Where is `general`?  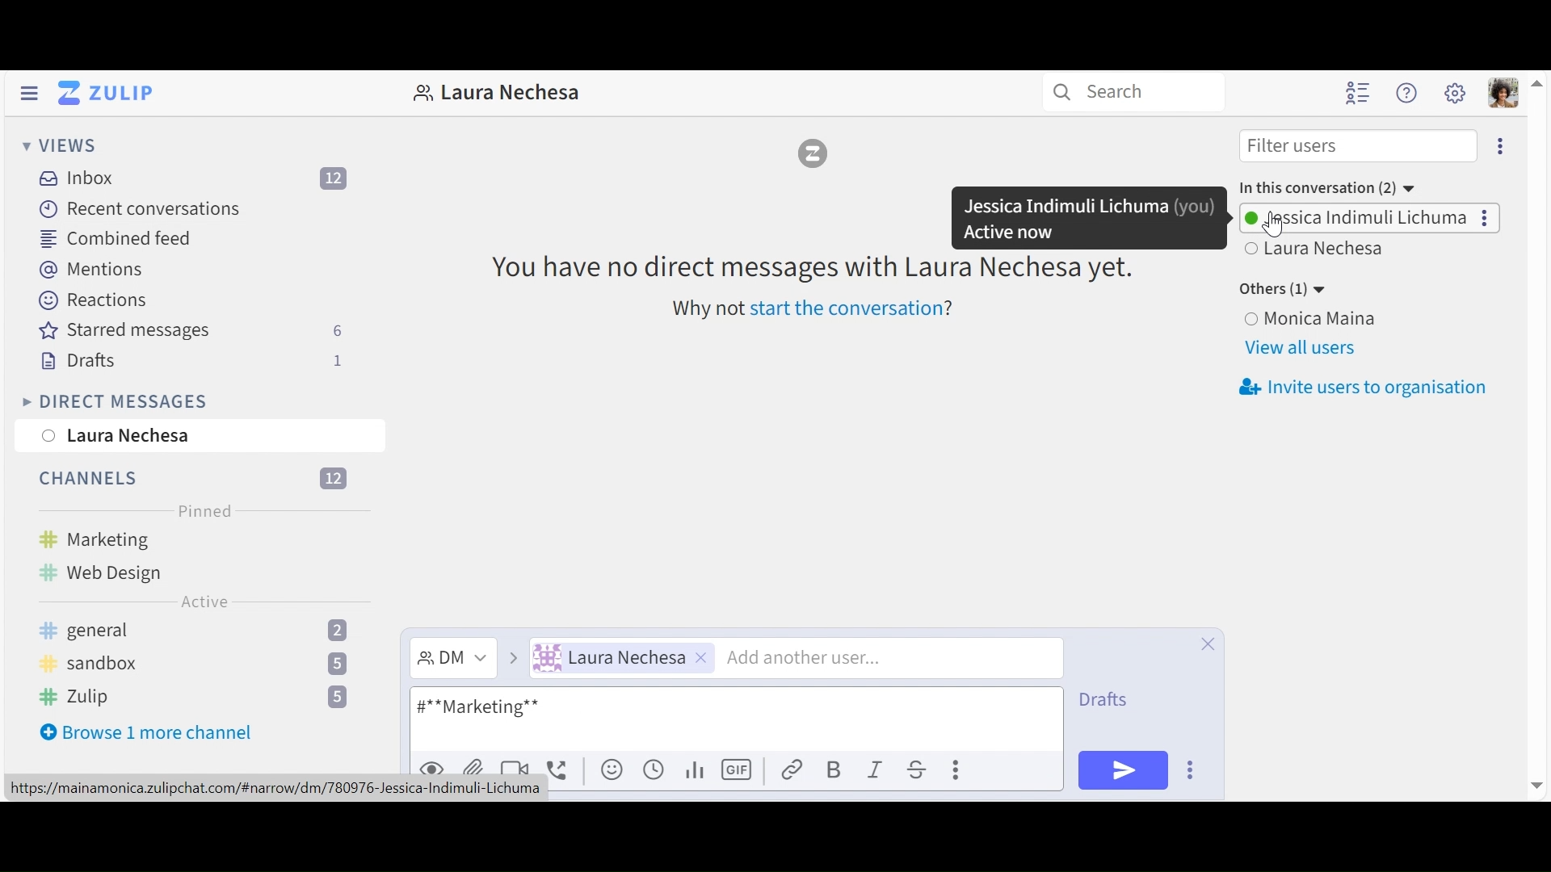 general is located at coordinates (202, 631).